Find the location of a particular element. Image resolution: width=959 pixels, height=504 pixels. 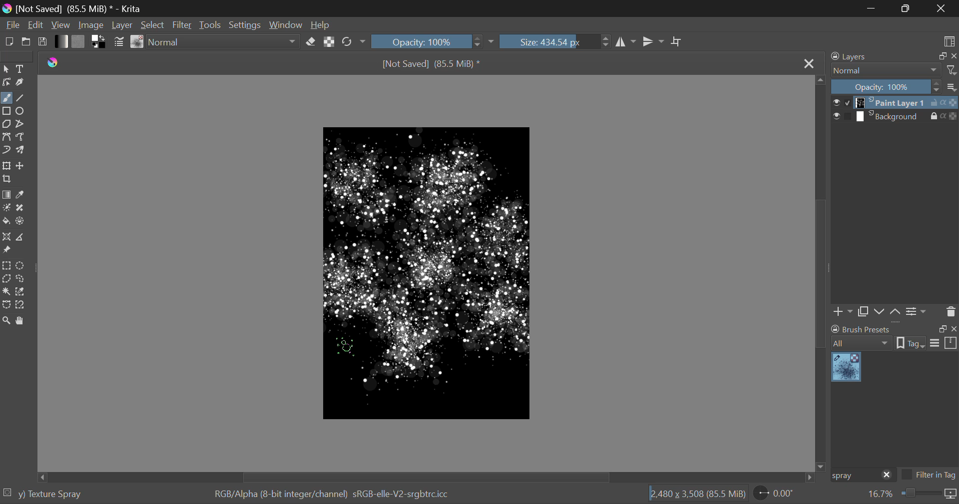

Measurements is located at coordinates (19, 238).